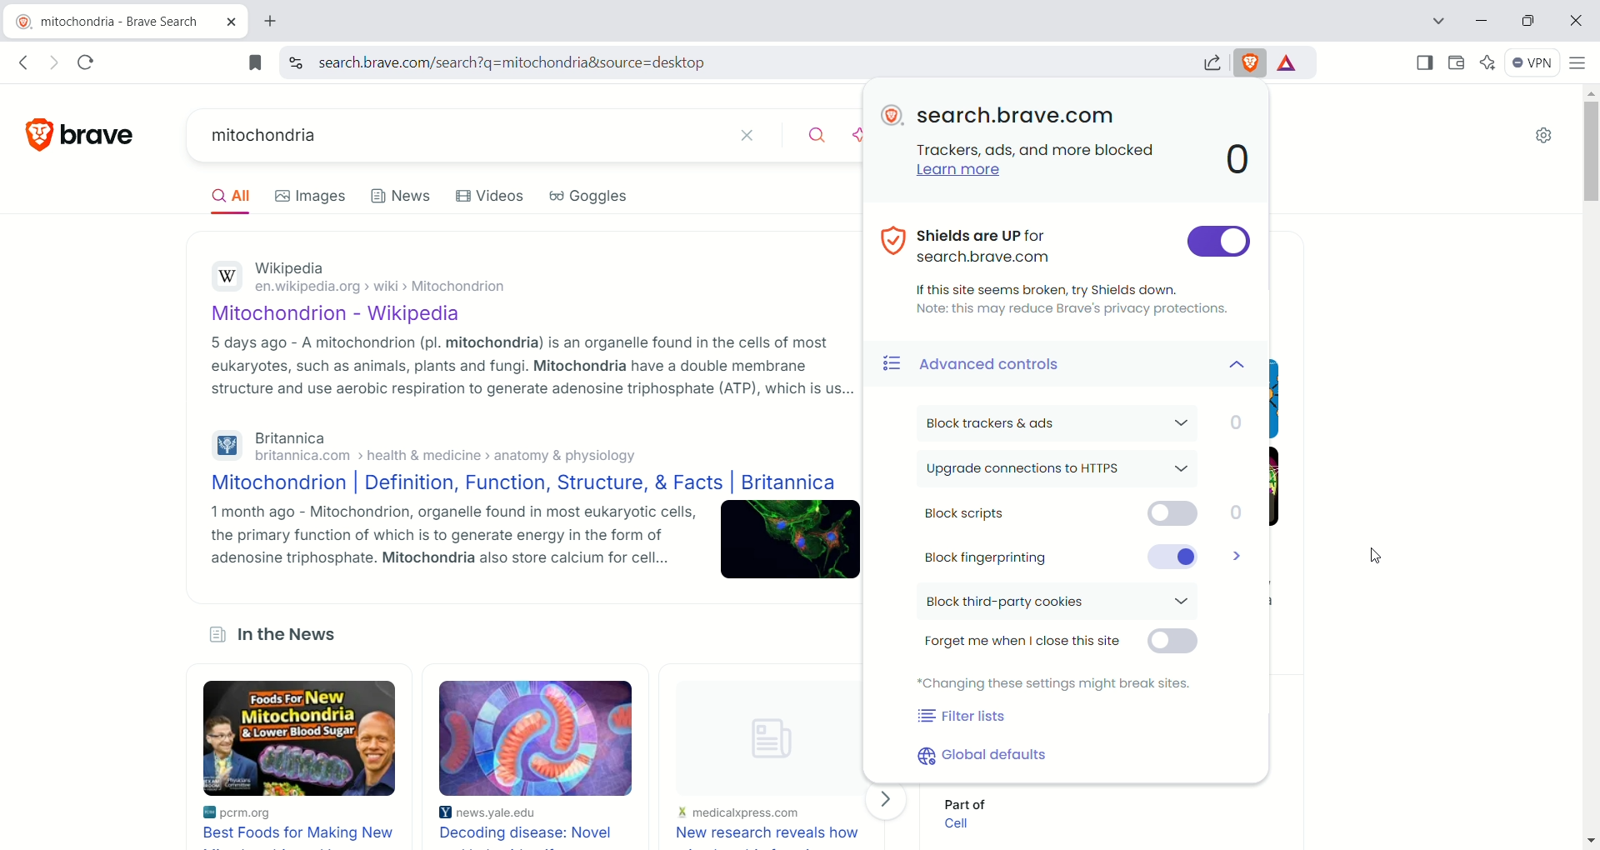 The width and height of the screenshot is (1600, 850). I want to click on wallet, so click(1458, 62).